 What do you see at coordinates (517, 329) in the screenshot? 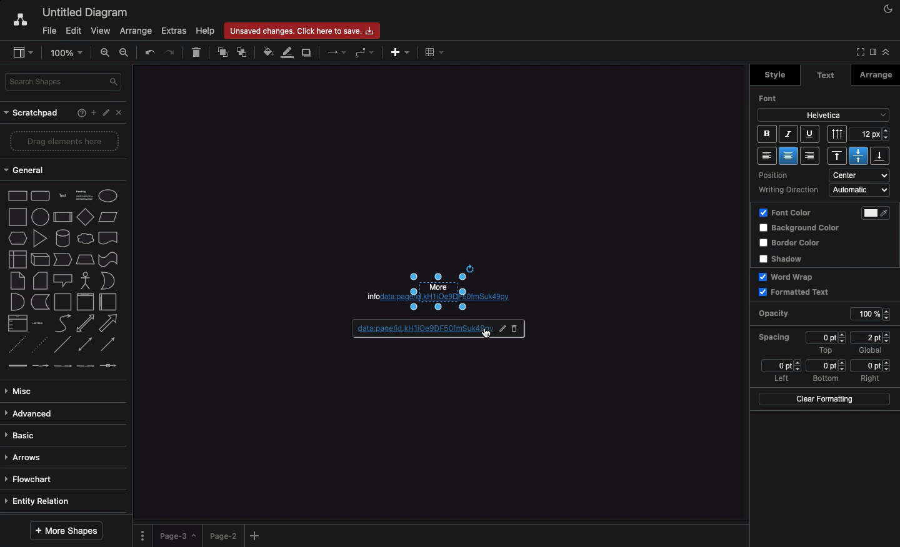
I see `Delete` at bounding box center [517, 329].